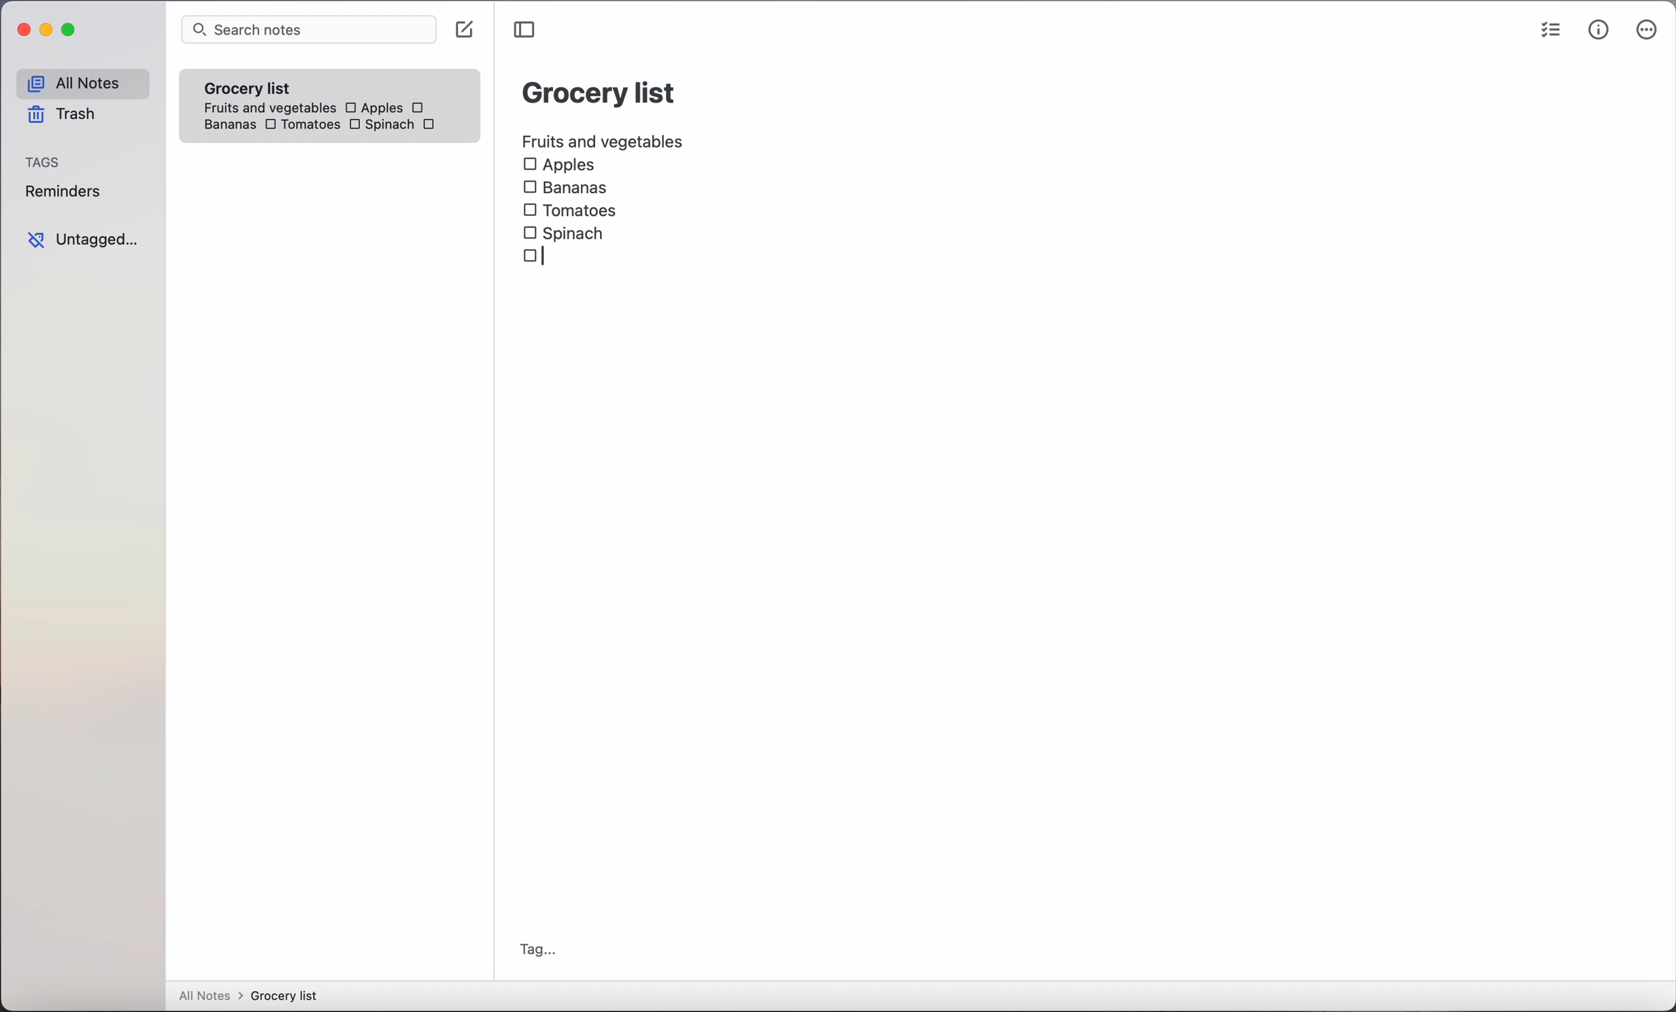 The image size is (1676, 1012). I want to click on click on create note, so click(467, 31).